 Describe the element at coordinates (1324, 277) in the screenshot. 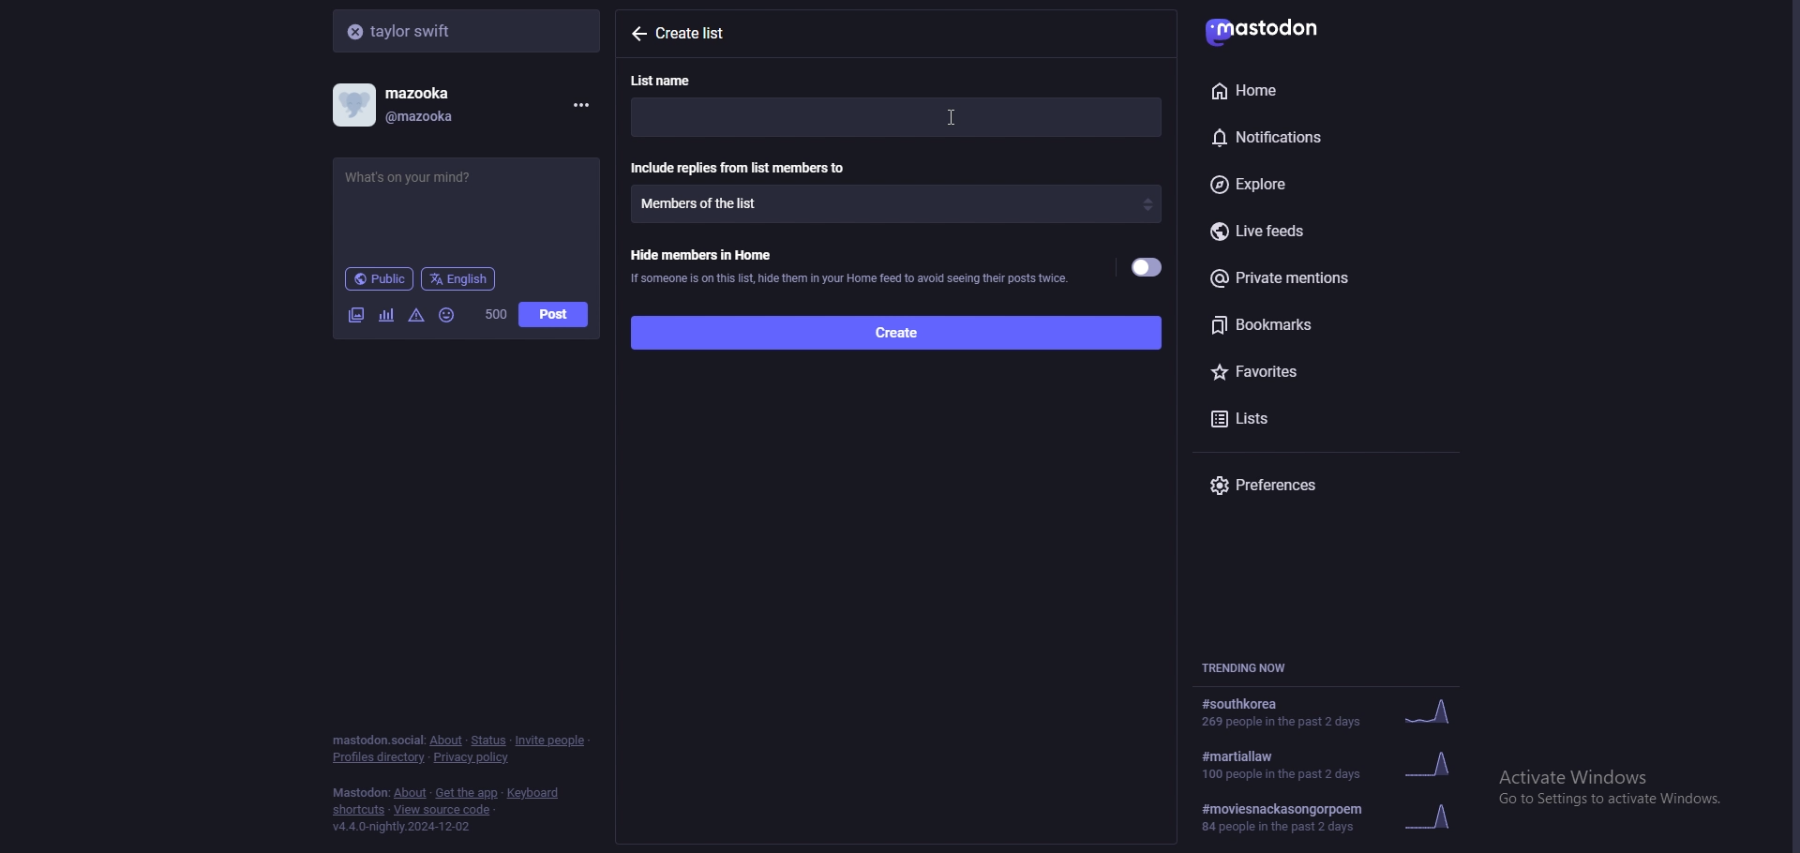

I see `private mentions` at that location.